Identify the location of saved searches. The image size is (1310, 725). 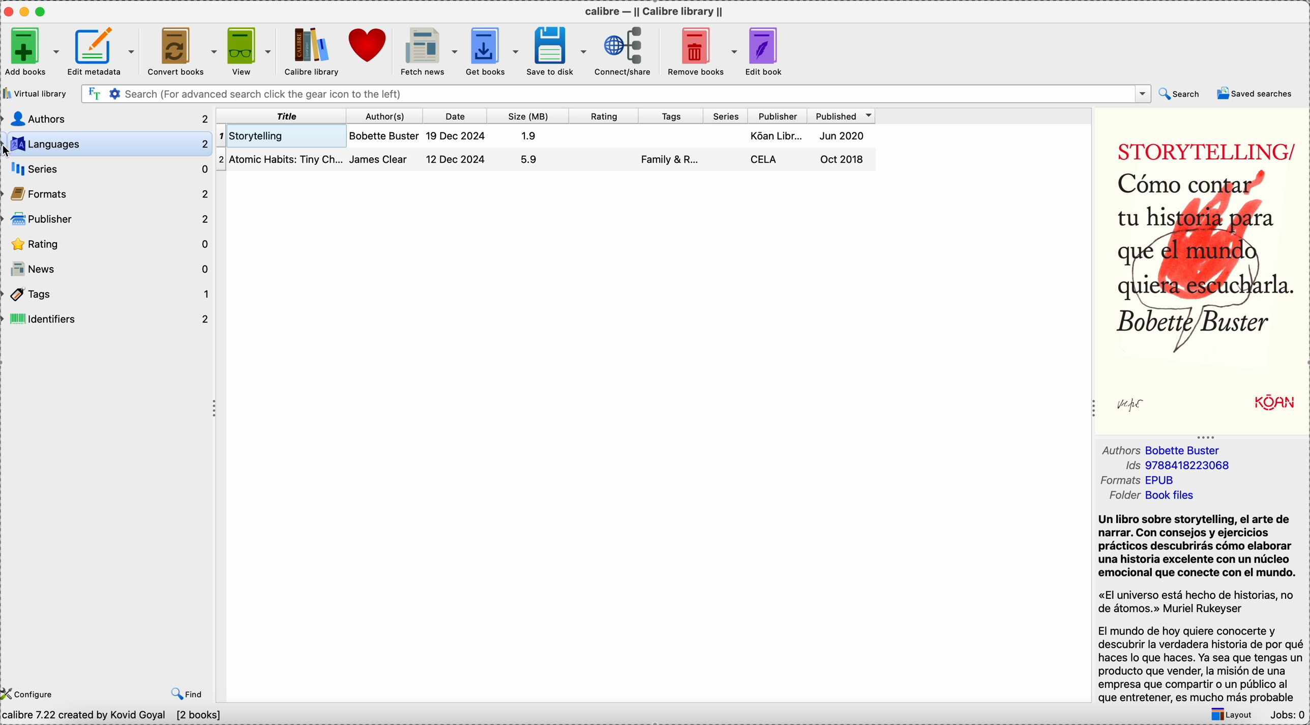
(1255, 93).